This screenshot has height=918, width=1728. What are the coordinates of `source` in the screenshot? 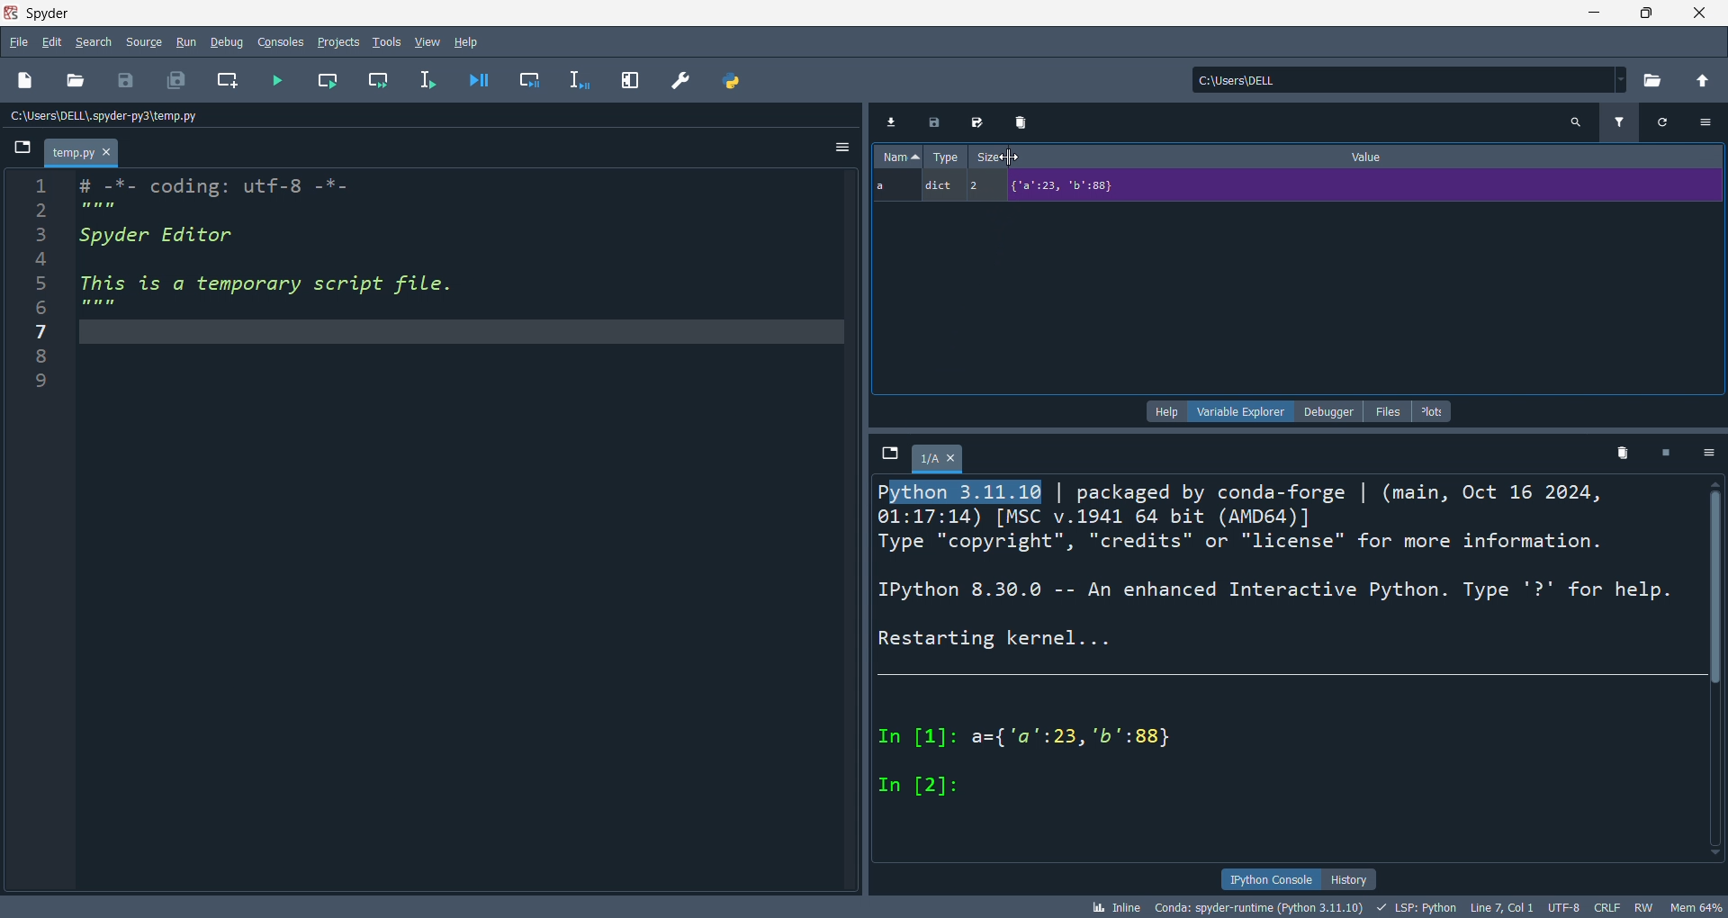 It's located at (142, 40).